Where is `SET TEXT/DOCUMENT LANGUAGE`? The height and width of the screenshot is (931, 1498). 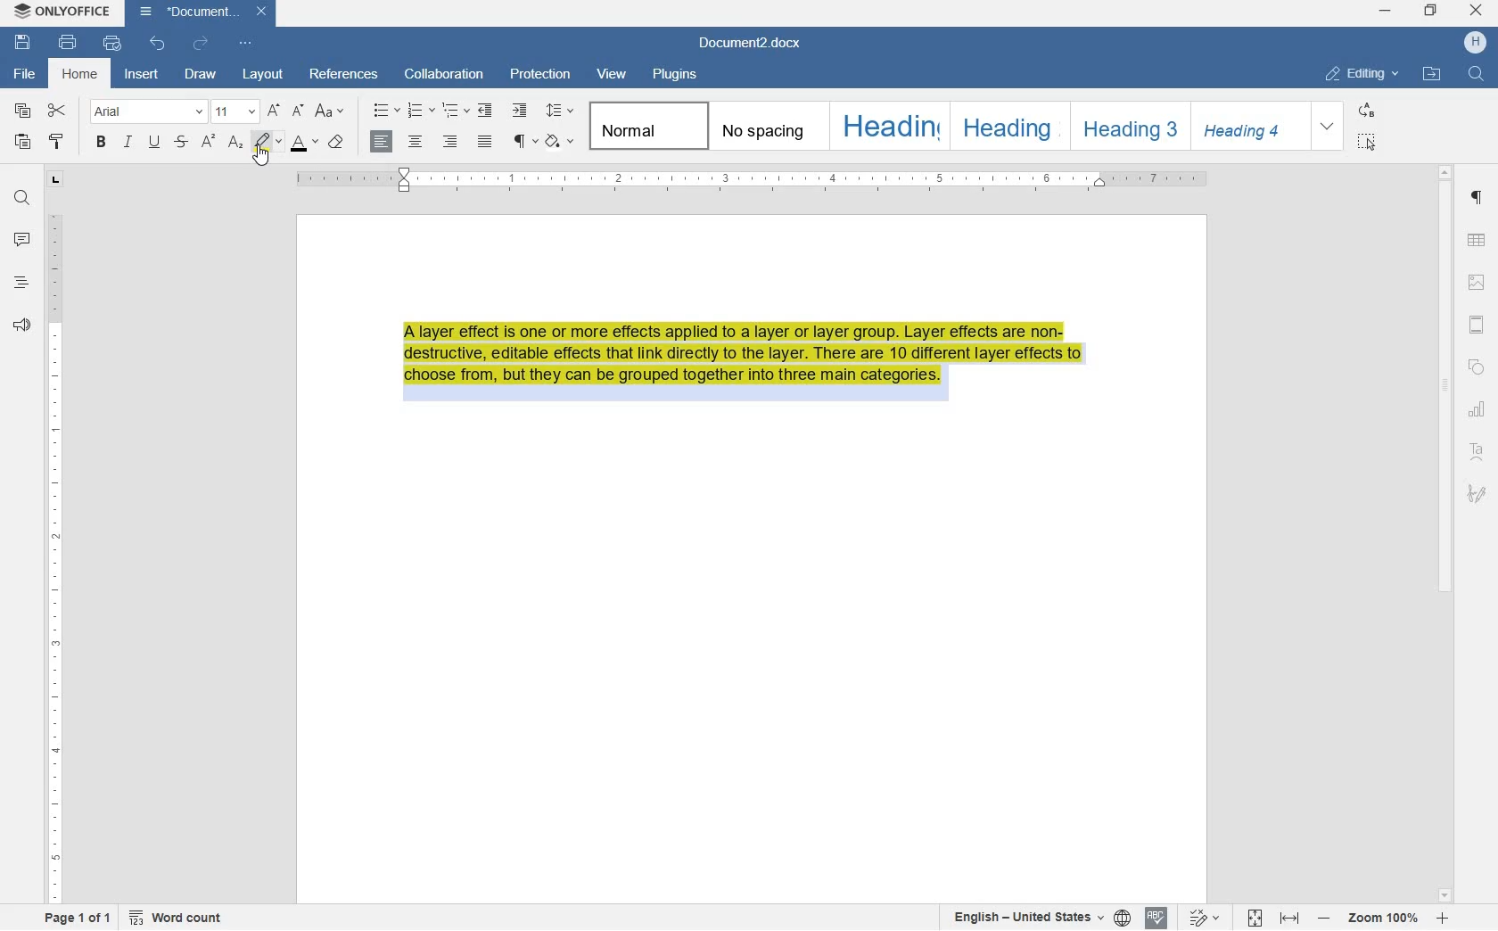
SET TEXT/DOCUMENT LANGUAGE is located at coordinates (1037, 918).